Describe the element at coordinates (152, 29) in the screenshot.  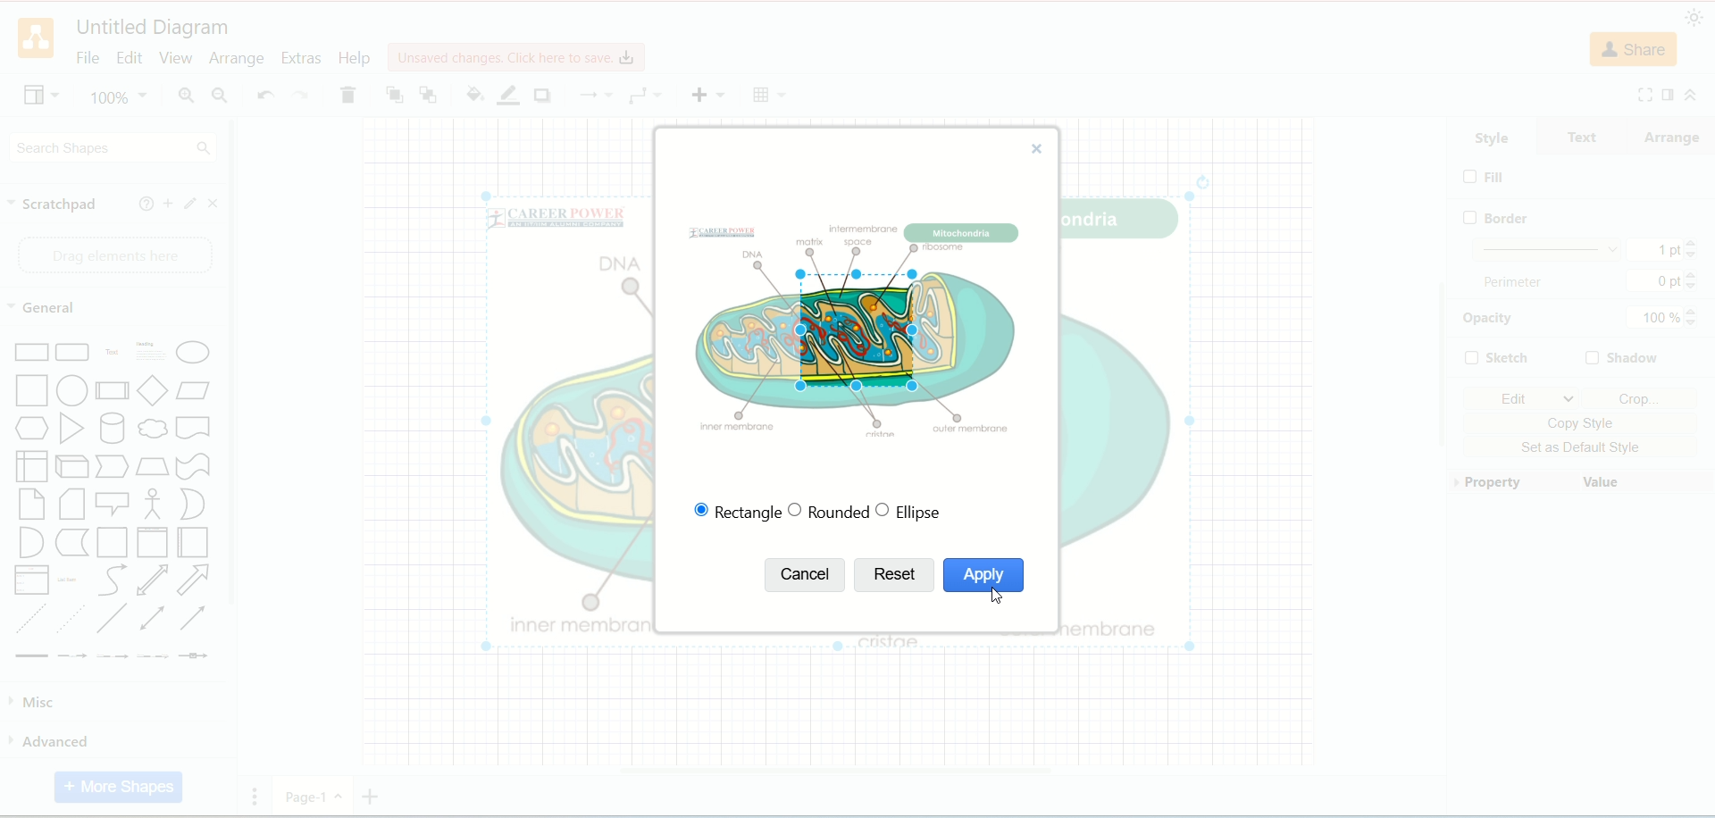
I see `Untitled Diagram` at that location.